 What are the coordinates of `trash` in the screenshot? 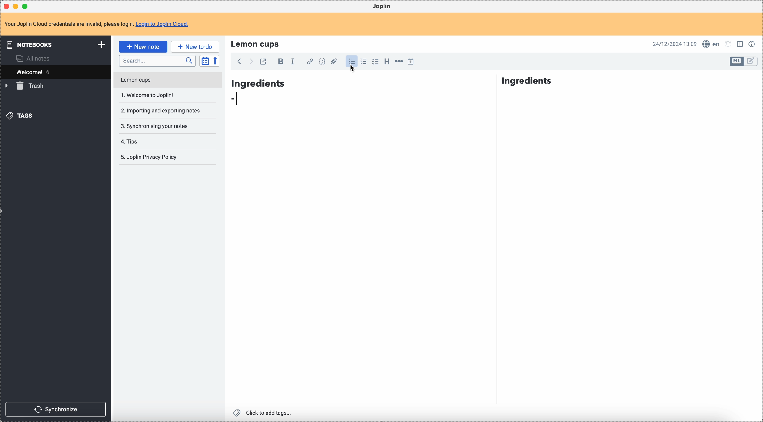 It's located at (25, 86).